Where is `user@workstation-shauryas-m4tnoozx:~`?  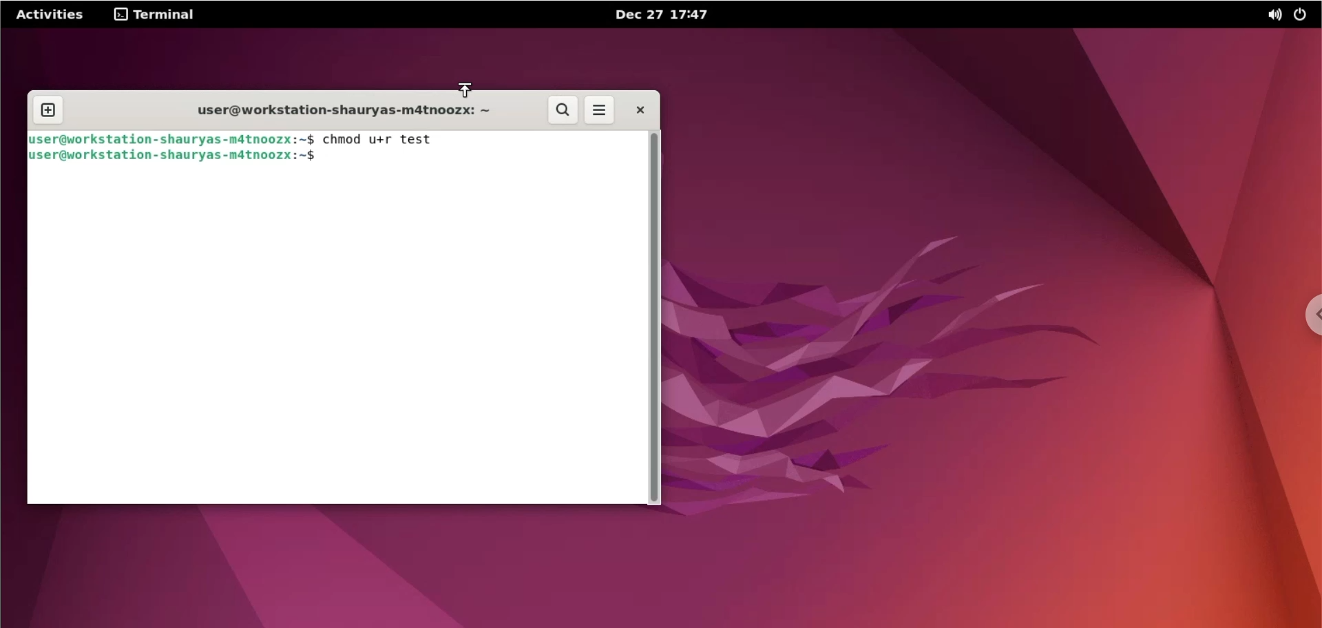 user@workstation-shauryas-m4tnoozx:~ is located at coordinates (337, 107).